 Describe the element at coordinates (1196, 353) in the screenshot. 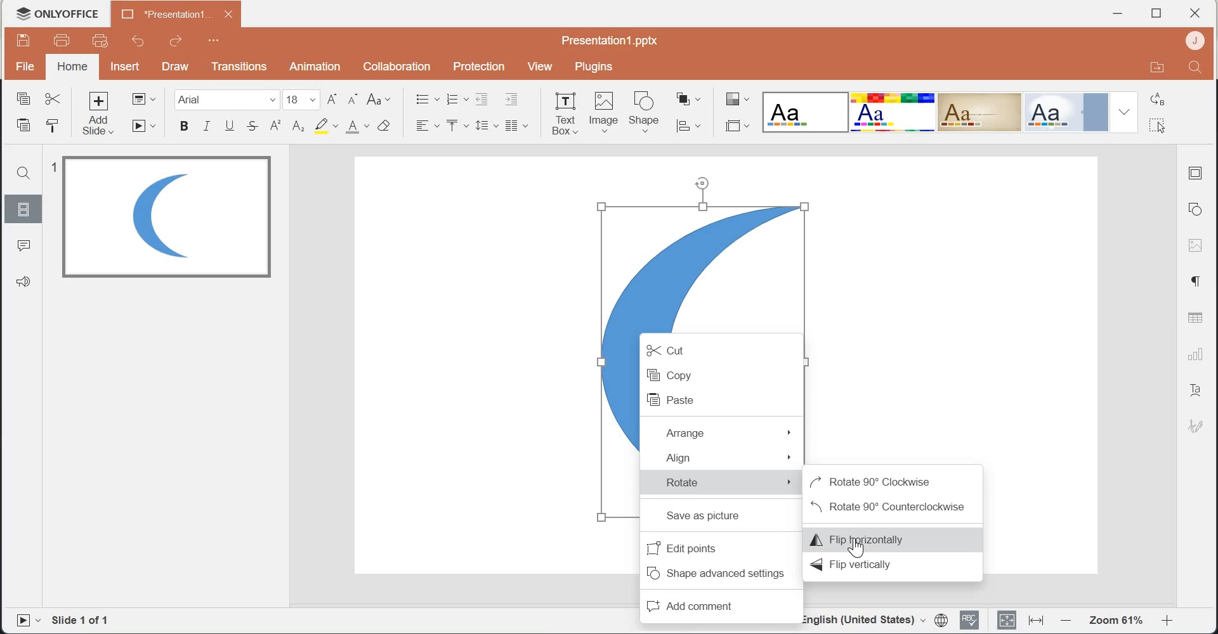

I see `Charts` at that location.